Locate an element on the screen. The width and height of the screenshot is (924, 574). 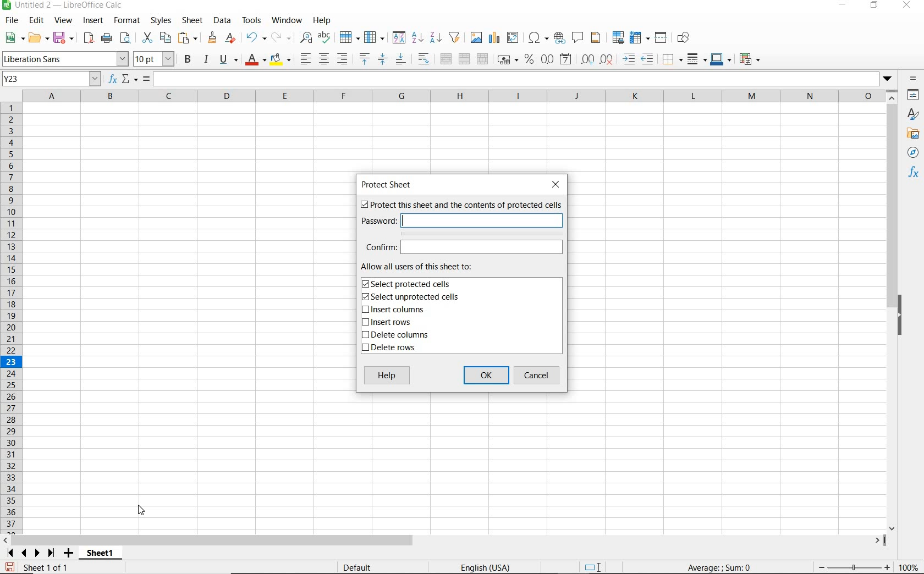
GALLERY is located at coordinates (913, 135).